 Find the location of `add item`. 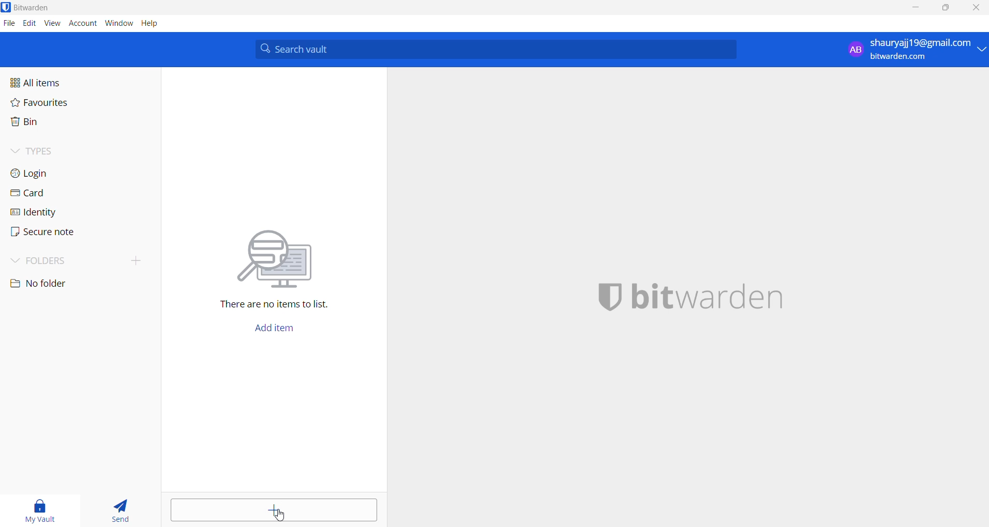

add item is located at coordinates (276, 512).